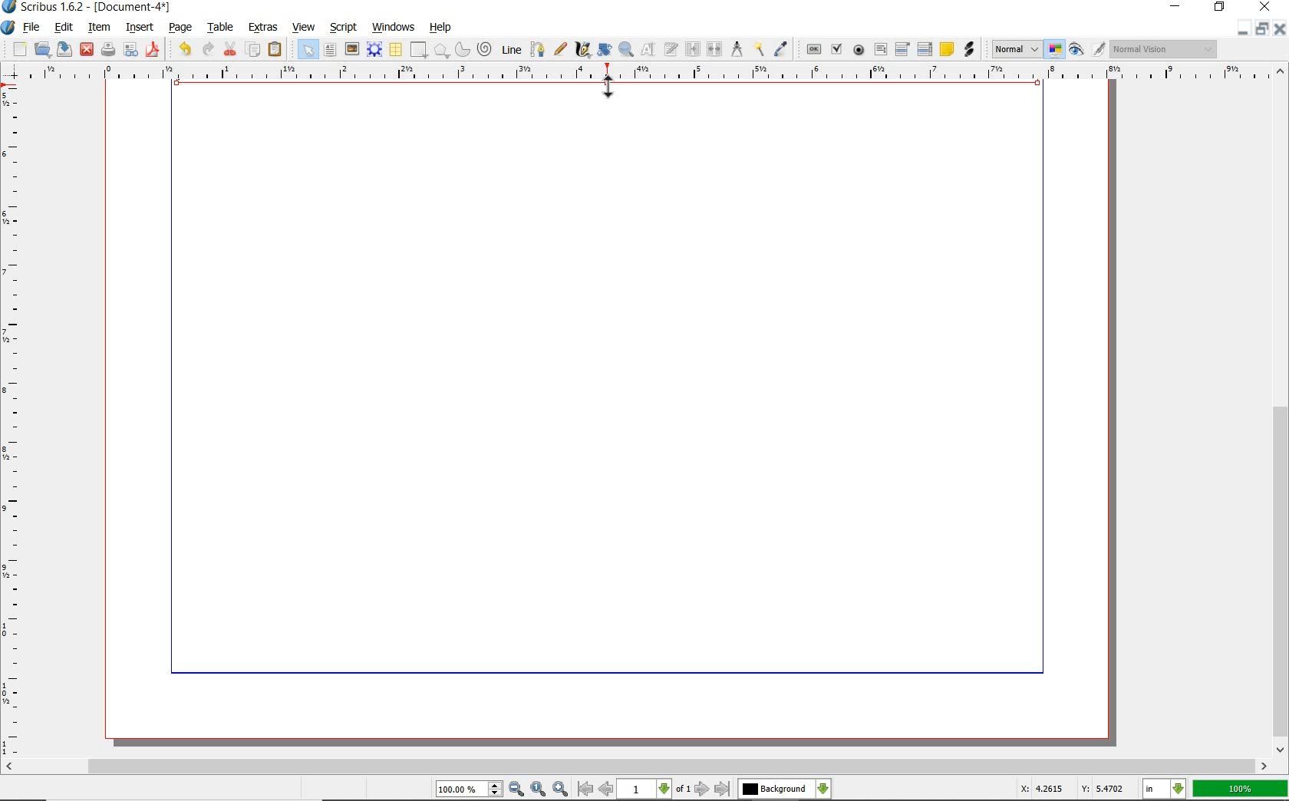 This screenshot has width=1289, height=801. What do you see at coordinates (419, 51) in the screenshot?
I see `shape` at bounding box center [419, 51].